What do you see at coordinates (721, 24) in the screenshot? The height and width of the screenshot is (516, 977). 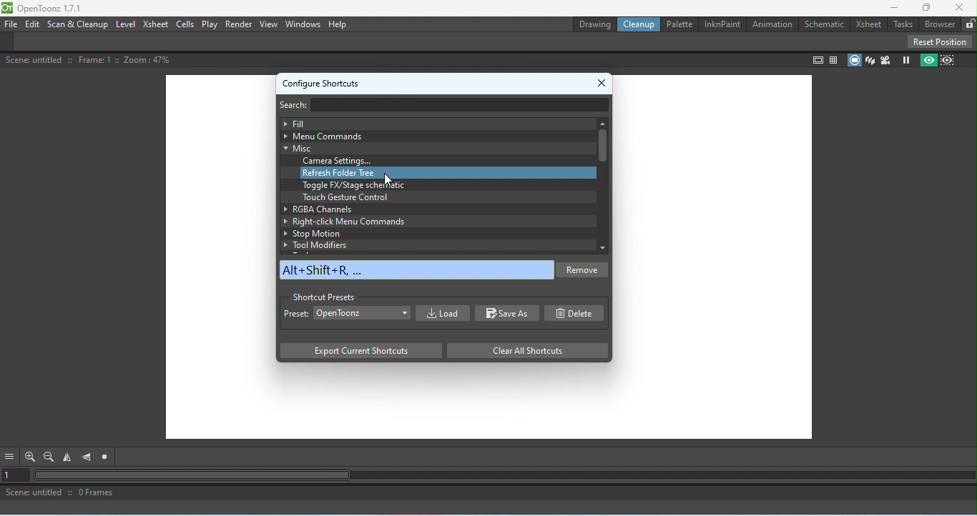 I see `InknPaint` at bounding box center [721, 24].